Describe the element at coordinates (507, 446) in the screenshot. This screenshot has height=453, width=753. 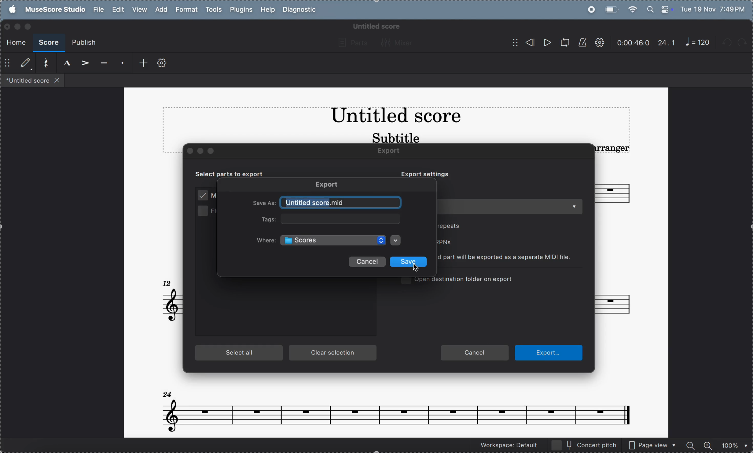
I see `workspace default` at that location.